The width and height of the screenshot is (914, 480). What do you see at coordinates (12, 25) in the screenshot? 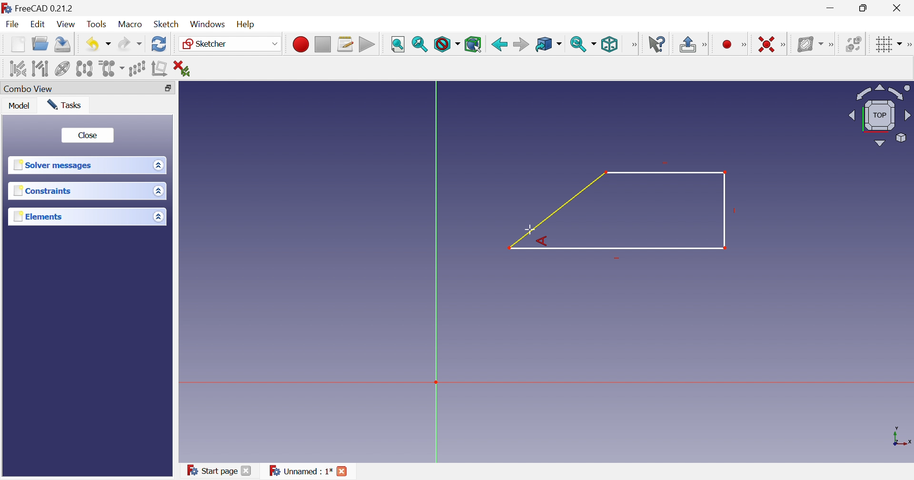
I see `File` at bounding box center [12, 25].